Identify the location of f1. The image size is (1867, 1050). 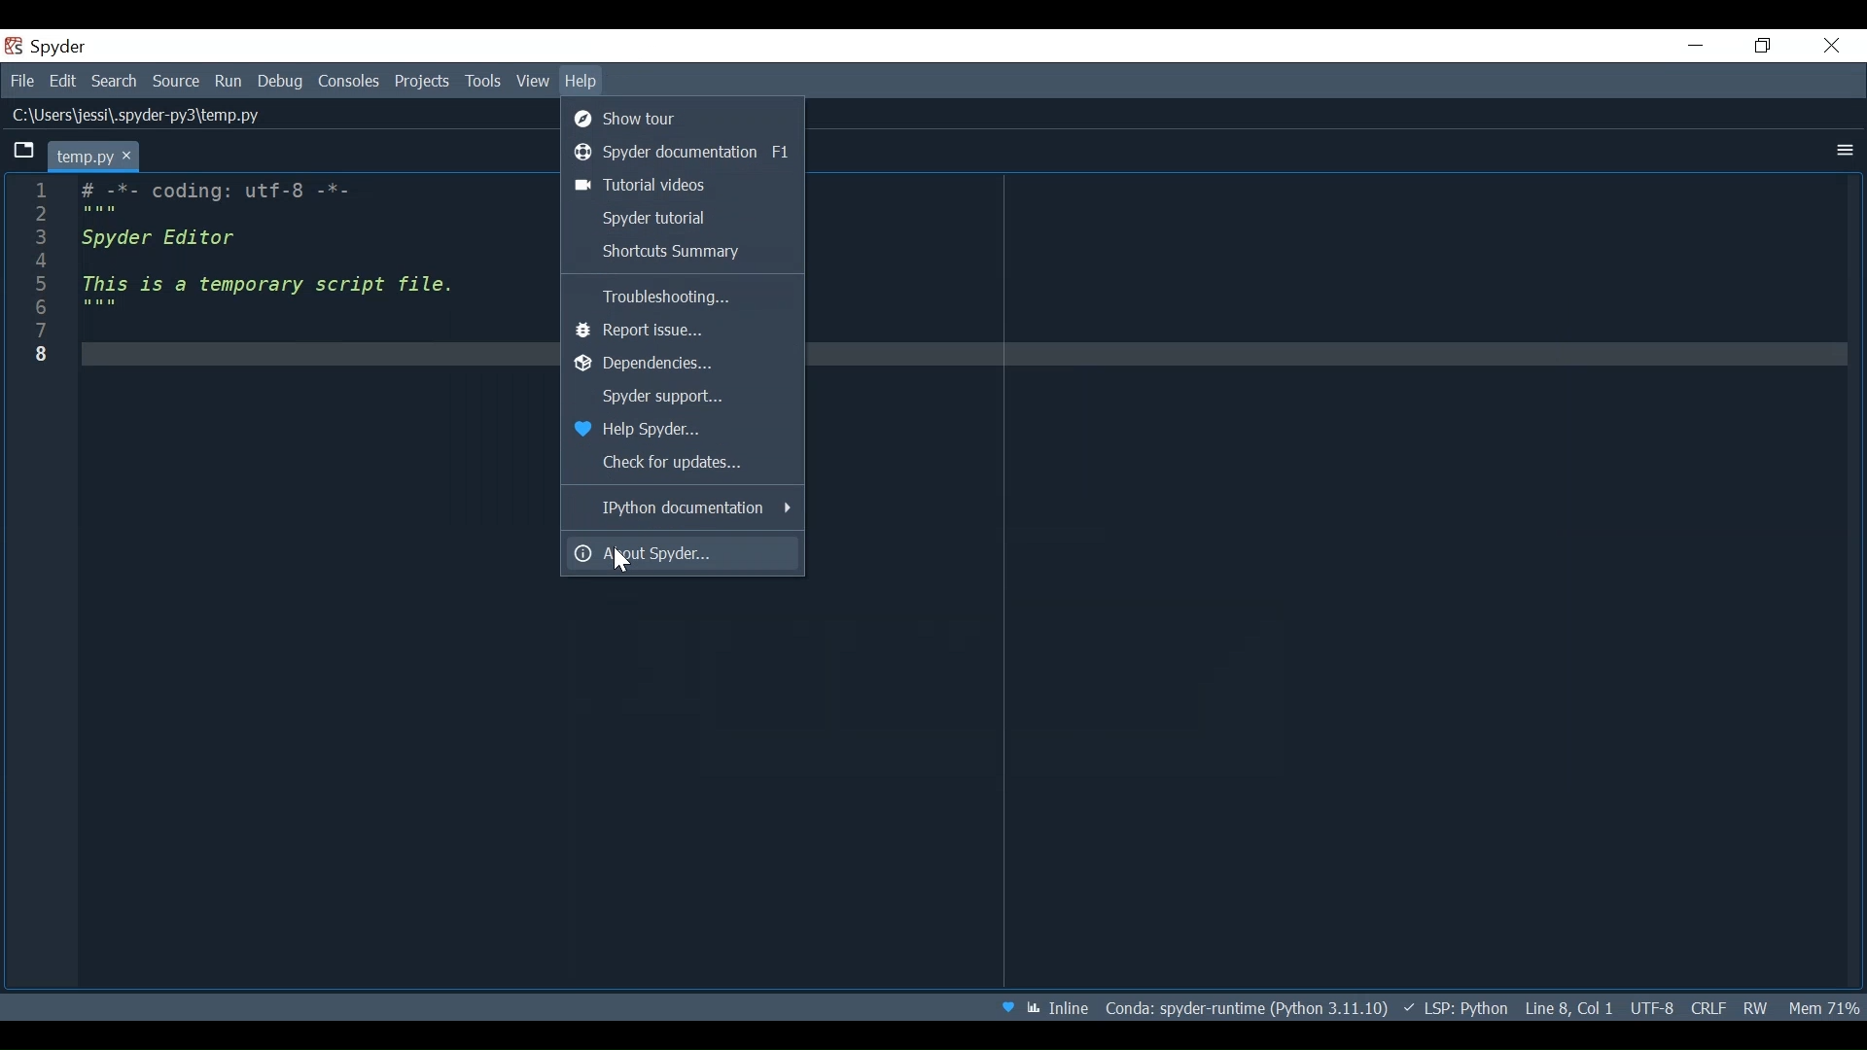
(788, 150).